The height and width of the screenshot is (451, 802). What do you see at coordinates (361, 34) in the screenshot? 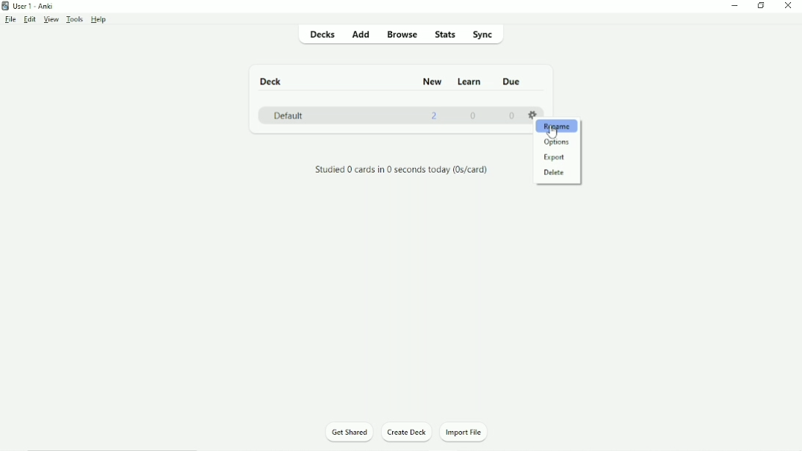
I see `Add` at bounding box center [361, 34].